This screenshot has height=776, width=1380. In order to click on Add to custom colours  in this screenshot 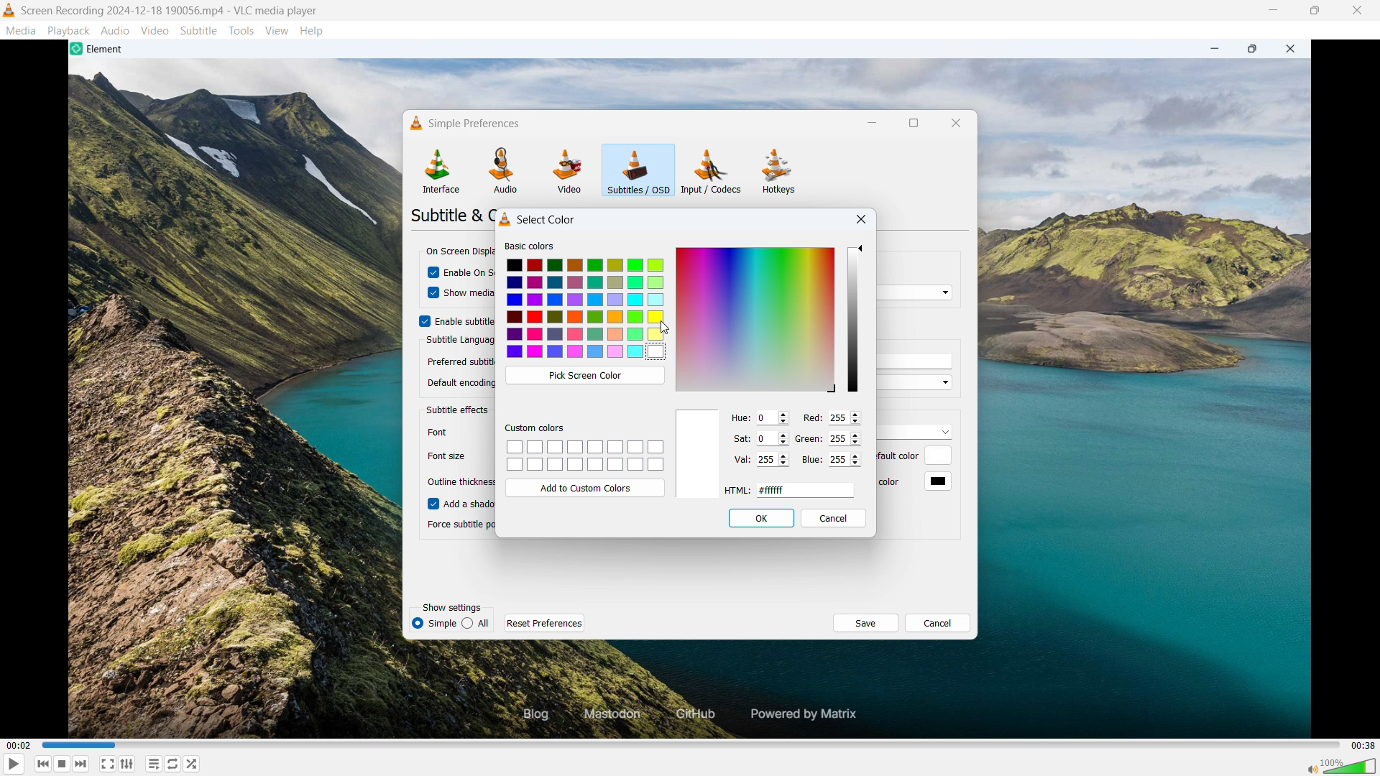, I will do `click(585, 489)`.